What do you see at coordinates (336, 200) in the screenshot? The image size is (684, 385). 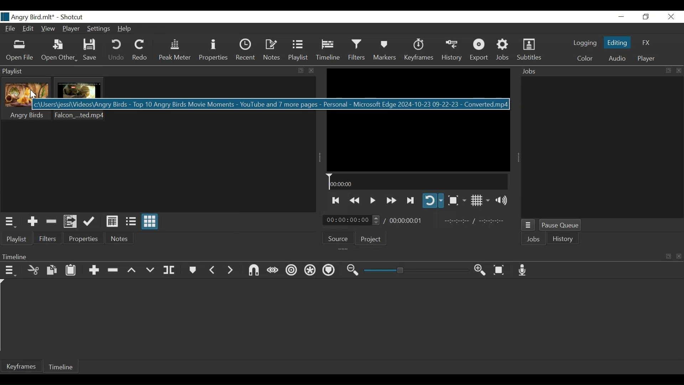 I see `Skip to the previous point` at bounding box center [336, 200].